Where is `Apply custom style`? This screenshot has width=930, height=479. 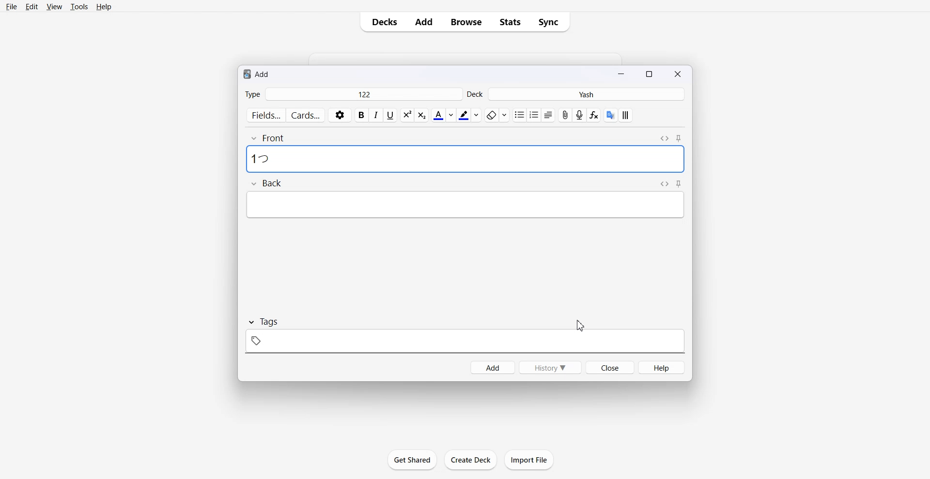 Apply custom style is located at coordinates (625, 115).